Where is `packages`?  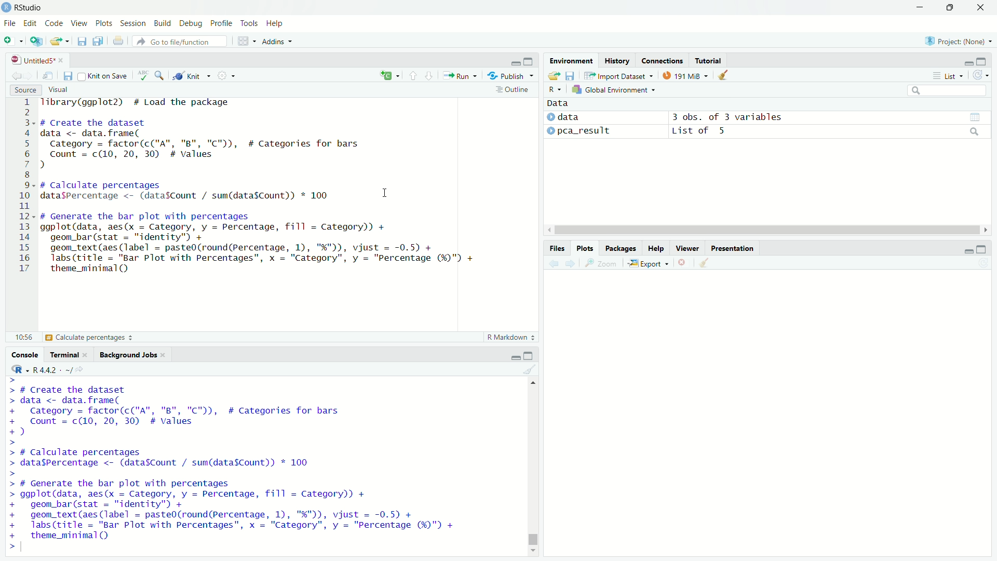
packages is located at coordinates (622, 248).